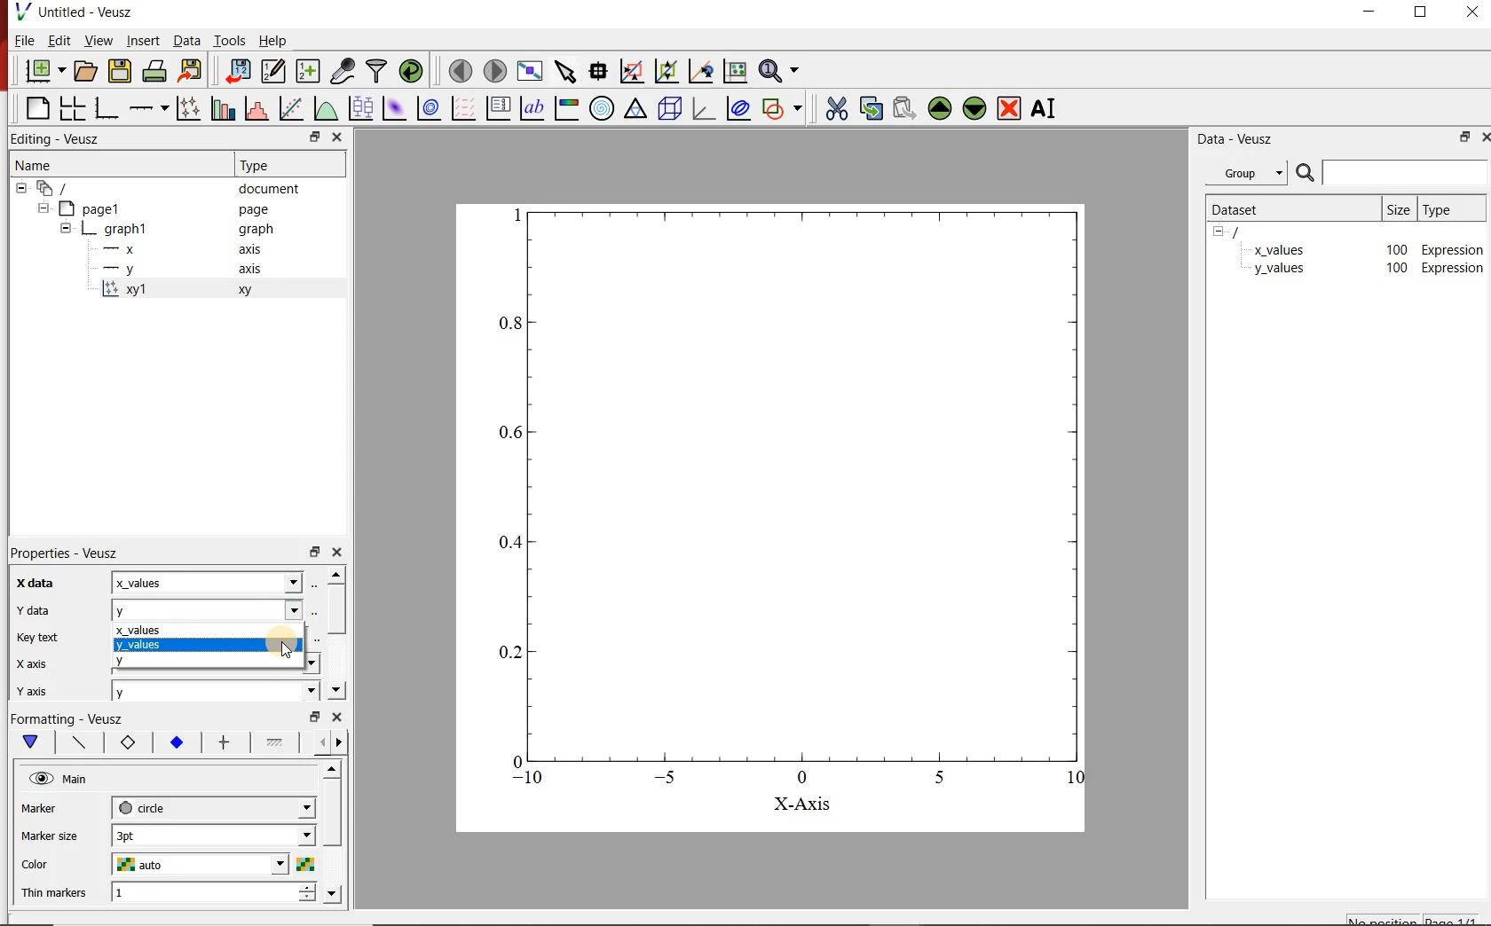  What do you see at coordinates (430, 108) in the screenshot?
I see `plot 2d dataset as contours` at bounding box center [430, 108].